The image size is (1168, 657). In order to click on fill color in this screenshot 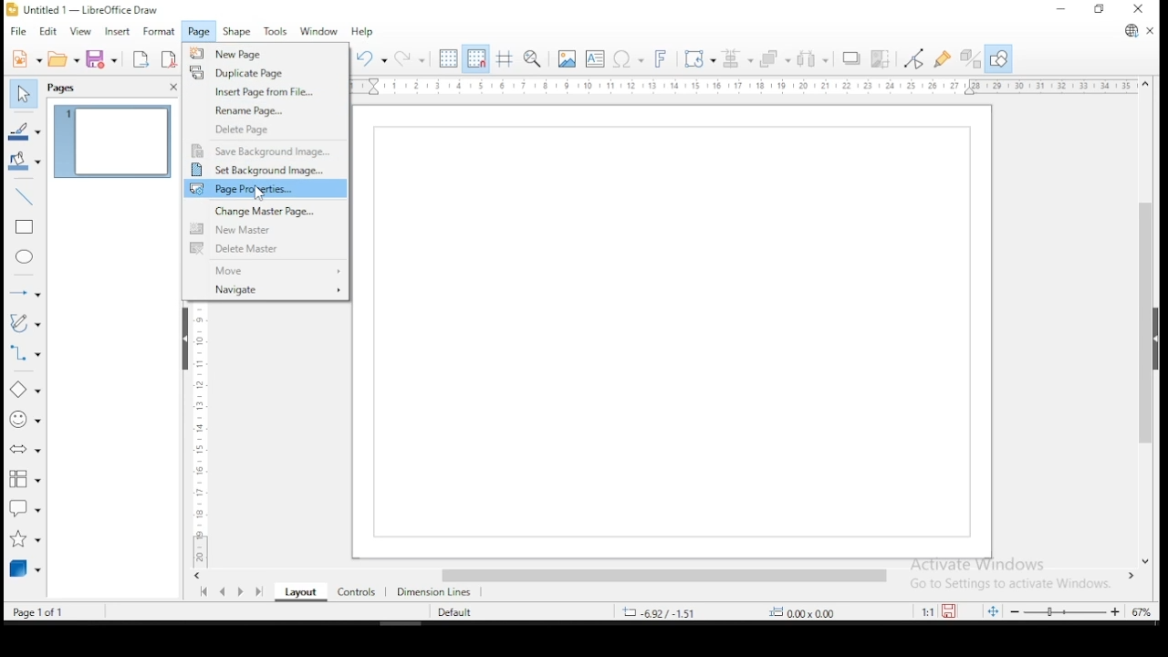, I will do `click(25, 162)`.